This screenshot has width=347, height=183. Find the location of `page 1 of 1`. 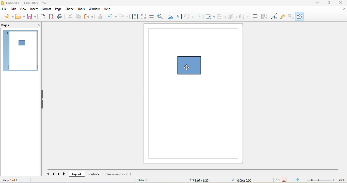

page 1 of 1 is located at coordinates (17, 180).